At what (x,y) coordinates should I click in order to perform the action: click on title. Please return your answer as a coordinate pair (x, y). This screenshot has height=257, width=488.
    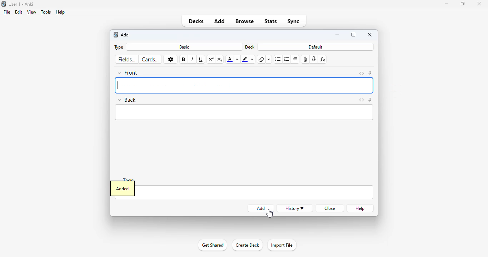
    Looking at the image, I should click on (21, 4).